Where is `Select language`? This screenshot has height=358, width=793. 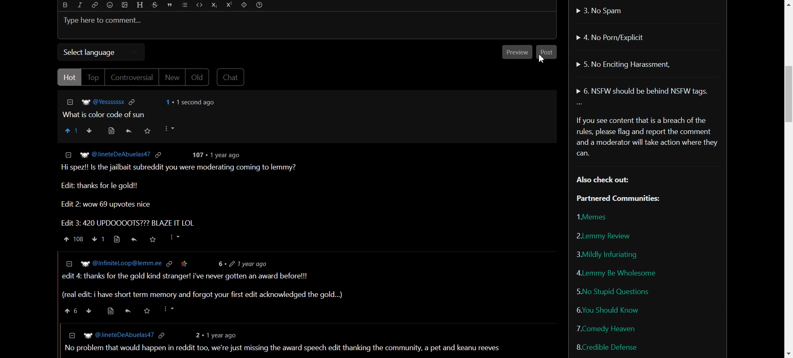
Select language is located at coordinates (102, 52).